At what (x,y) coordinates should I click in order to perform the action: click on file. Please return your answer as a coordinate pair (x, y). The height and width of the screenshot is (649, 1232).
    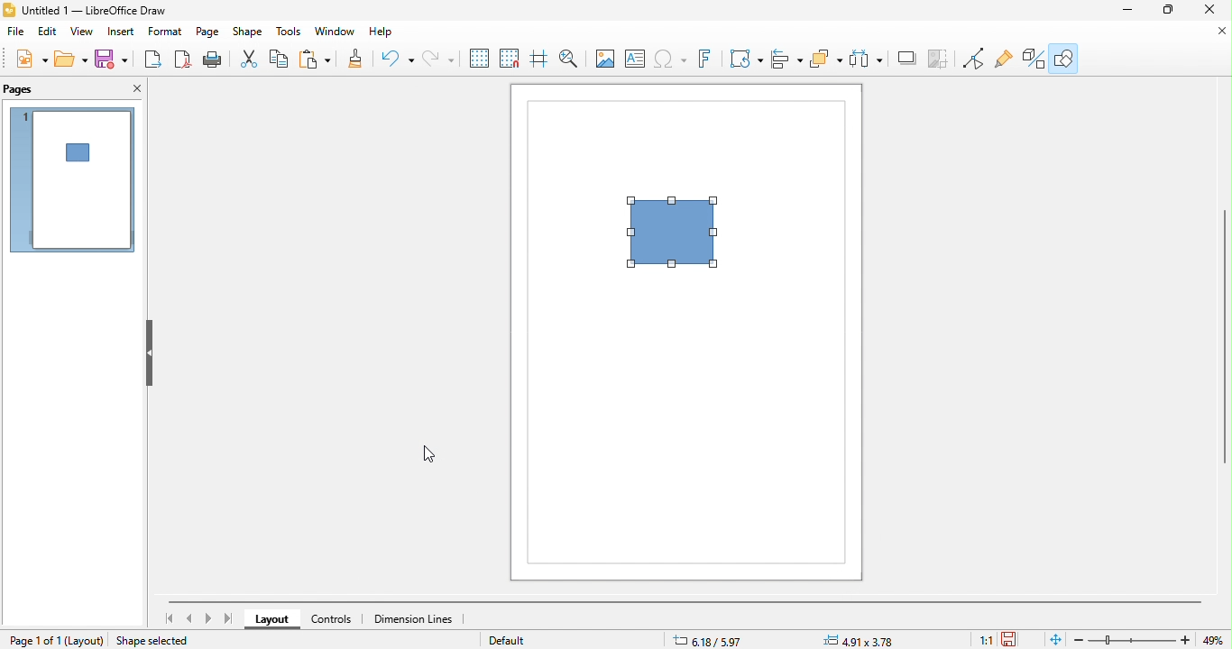
    Looking at the image, I should click on (15, 32).